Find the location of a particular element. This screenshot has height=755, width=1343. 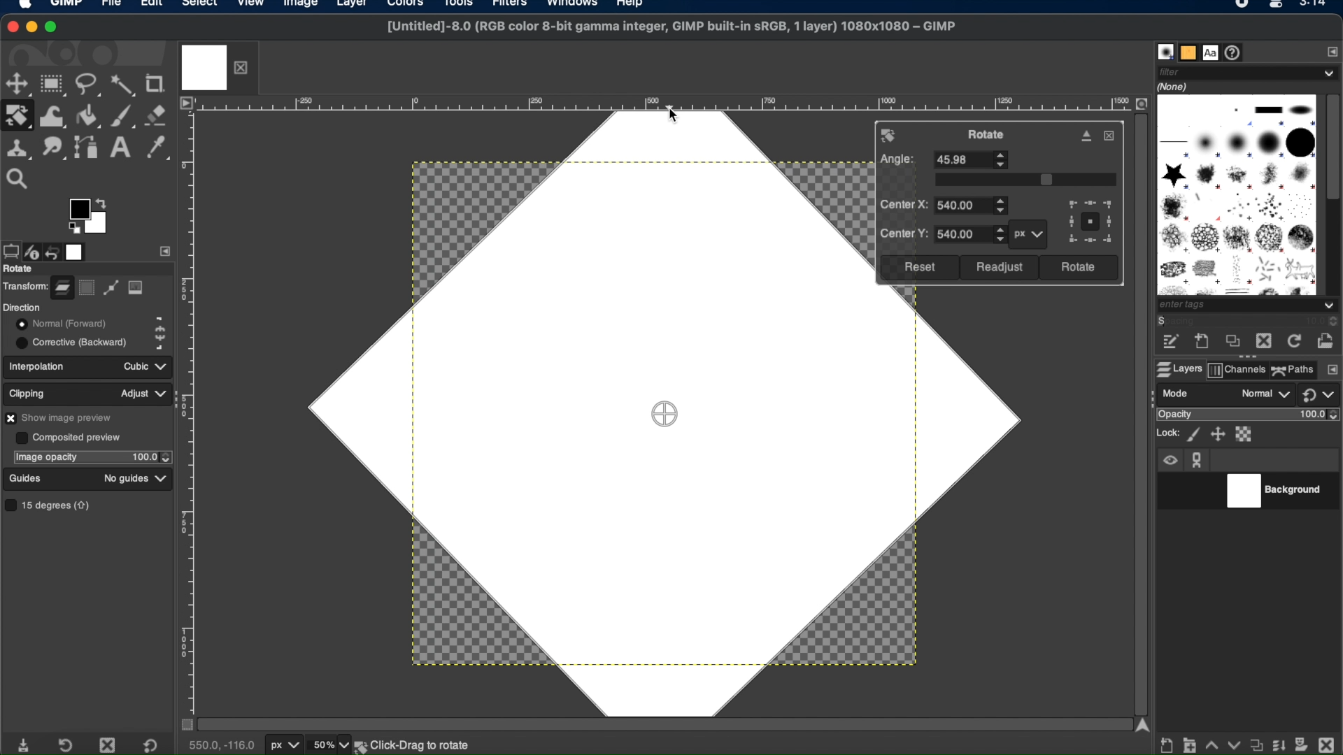

paintbrush tool is located at coordinates (124, 115).